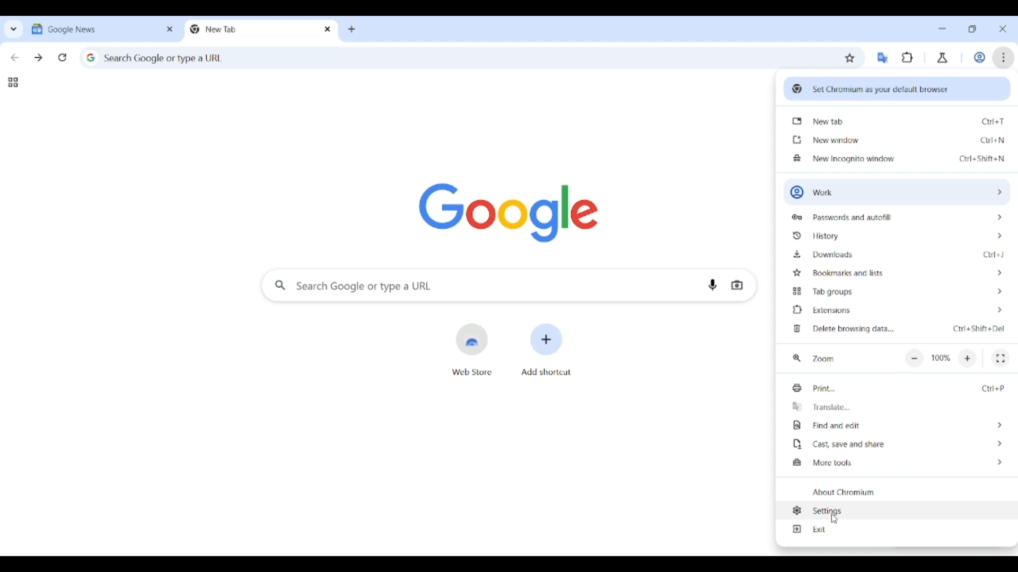 The image size is (1018, 572). Describe the element at coordinates (63, 57) in the screenshot. I see `Reload page` at that location.